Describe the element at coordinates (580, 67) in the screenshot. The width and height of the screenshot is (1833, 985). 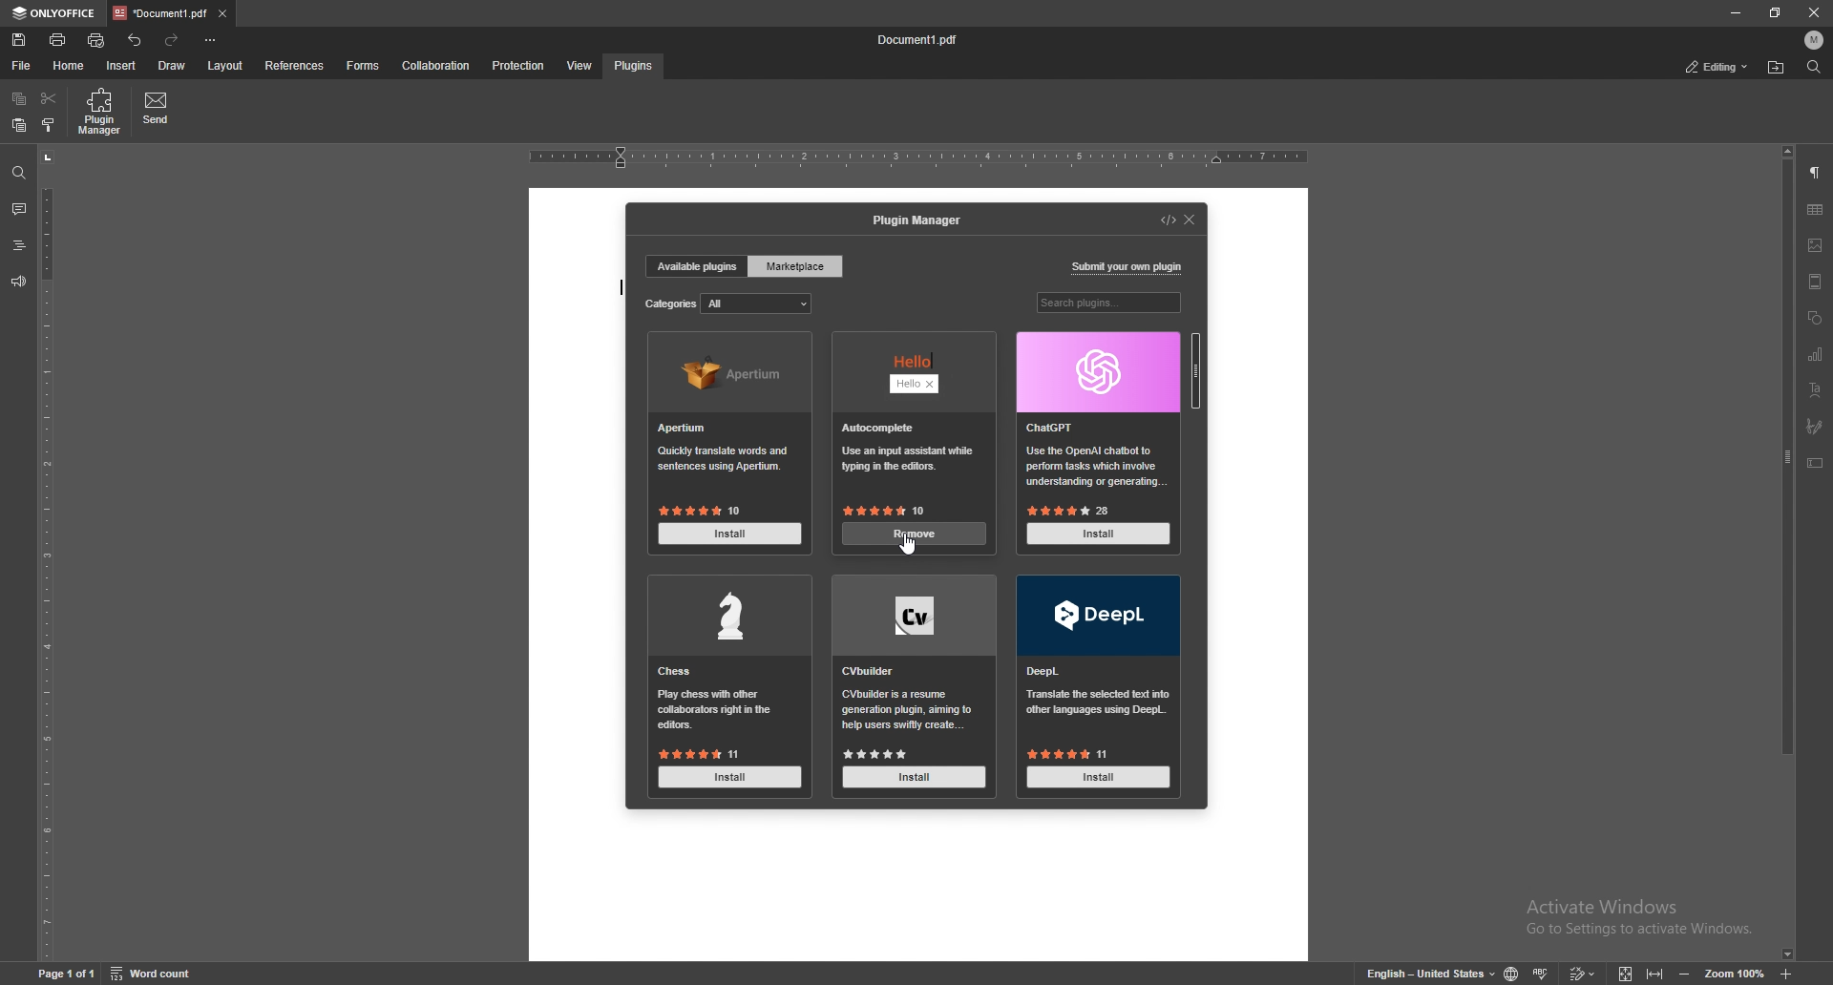
I see `view` at that location.